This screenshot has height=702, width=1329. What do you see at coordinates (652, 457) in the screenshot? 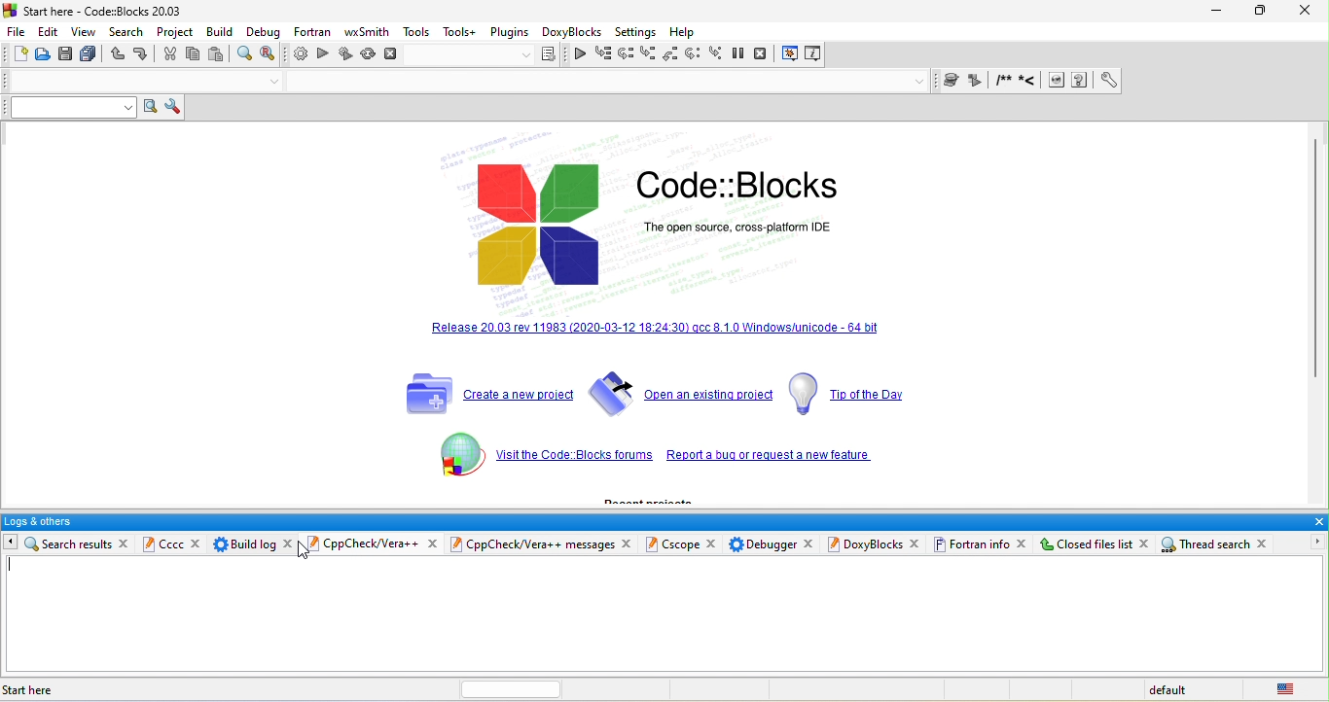
I see `visit the code blocks forums report a bug or request a new feature` at bounding box center [652, 457].